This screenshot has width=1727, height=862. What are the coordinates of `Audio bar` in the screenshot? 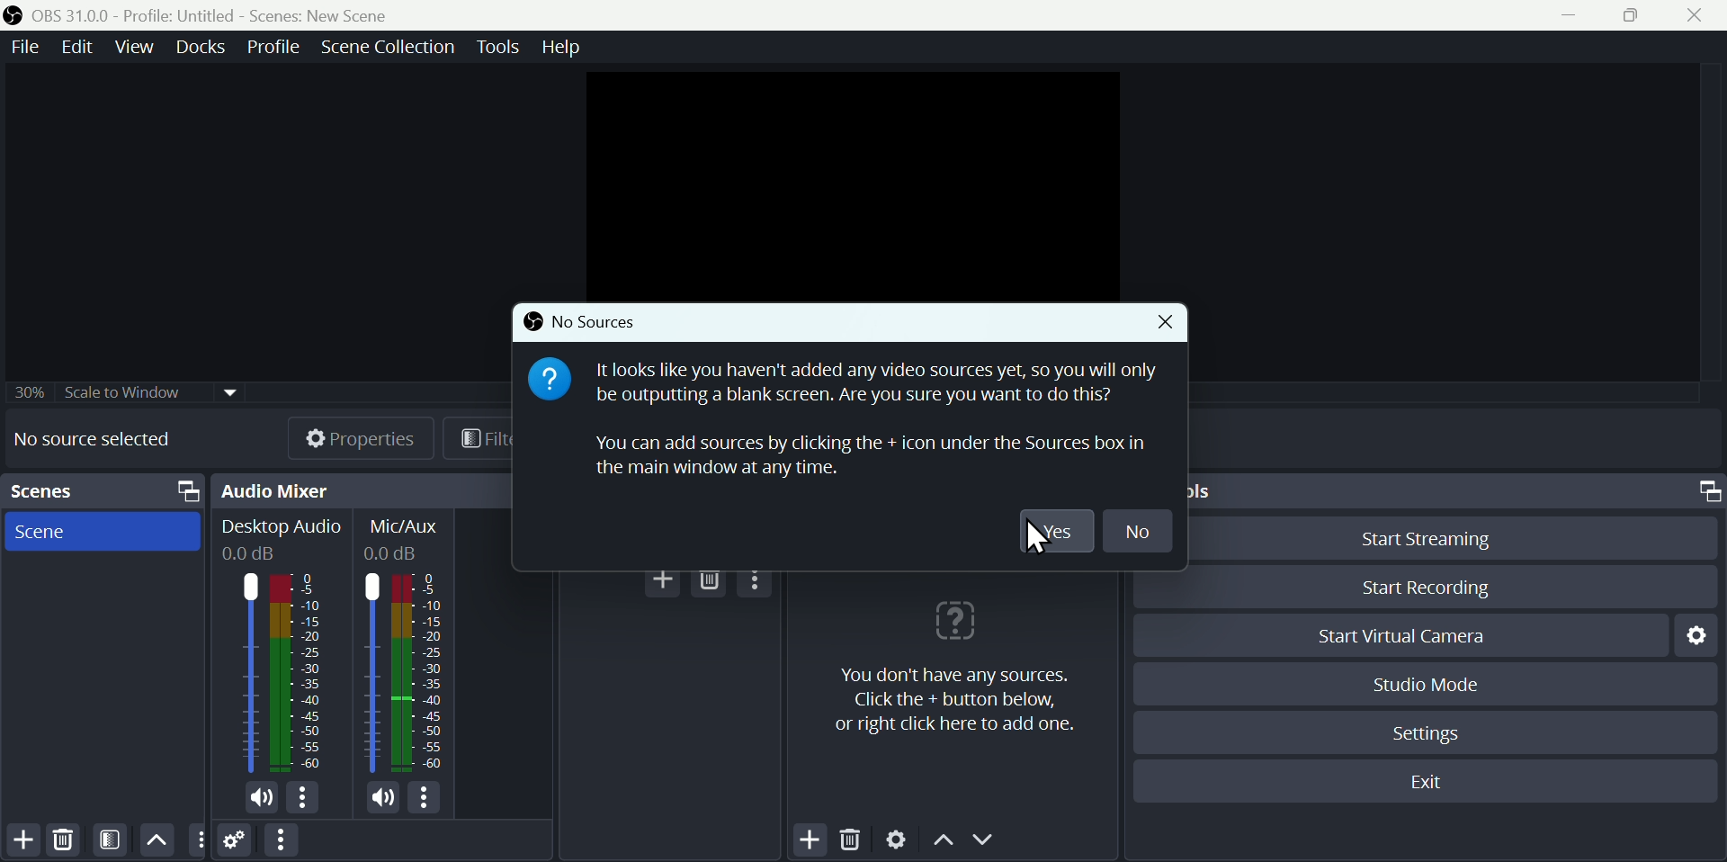 It's located at (275, 647).